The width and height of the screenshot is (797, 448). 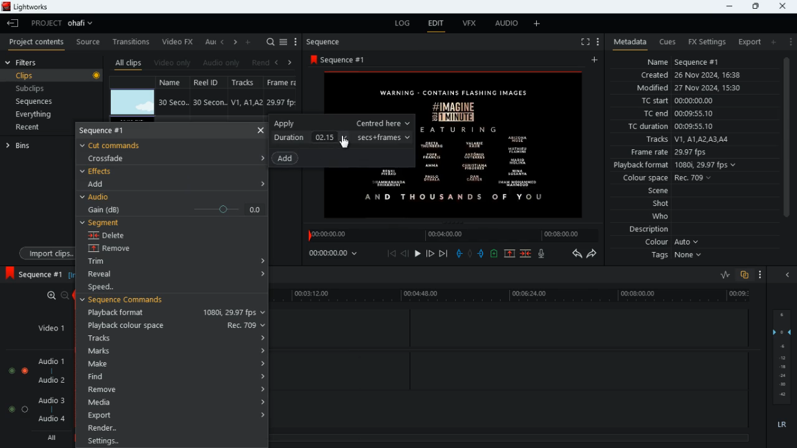 What do you see at coordinates (679, 256) in the screenshot?
I see `tags` at bounding box center [679, 256].